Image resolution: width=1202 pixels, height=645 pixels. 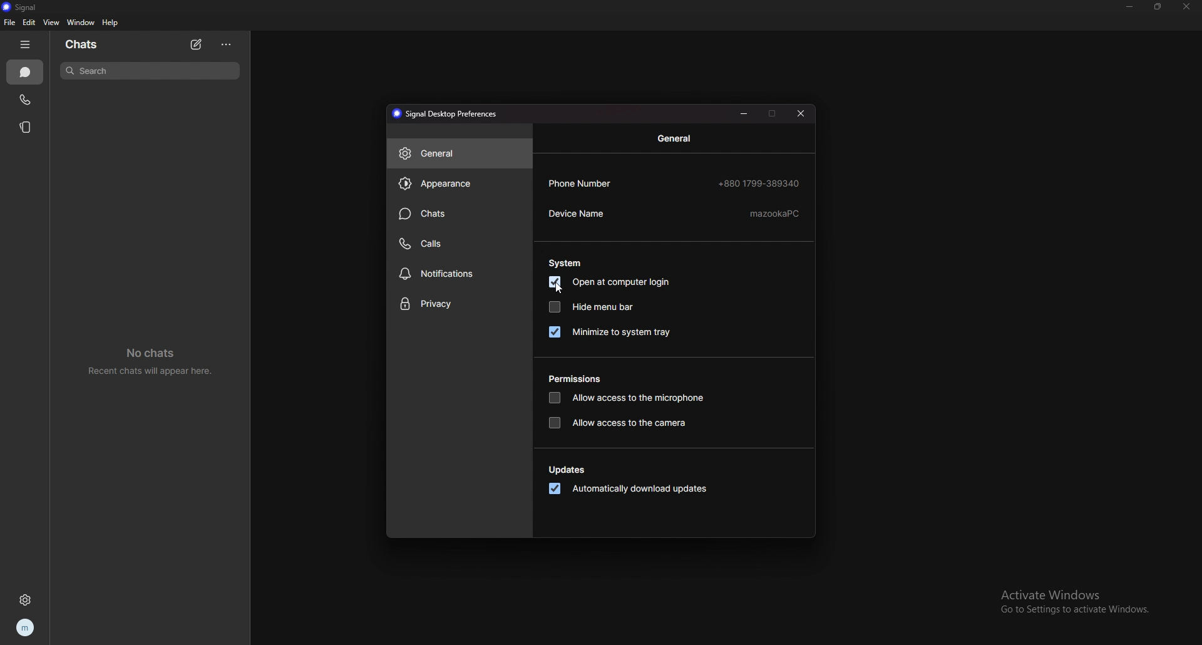 I want to click on file, so click(x=11, y=23).